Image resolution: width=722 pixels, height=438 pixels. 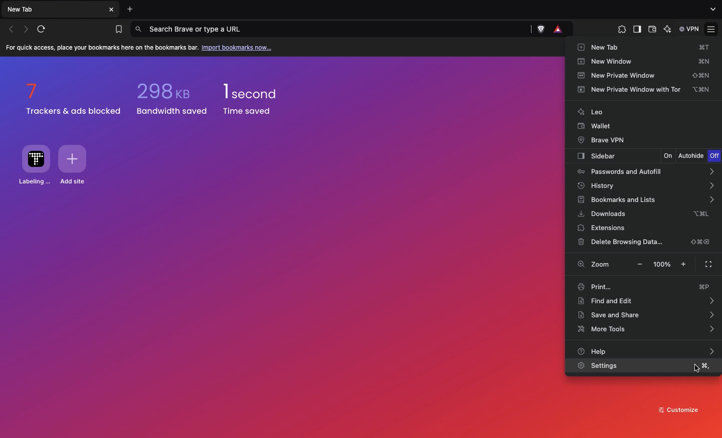 What do you see at coordinates (44, 29) in the screenshot?
I see `Reload this page` at bounding box center [44, 29].